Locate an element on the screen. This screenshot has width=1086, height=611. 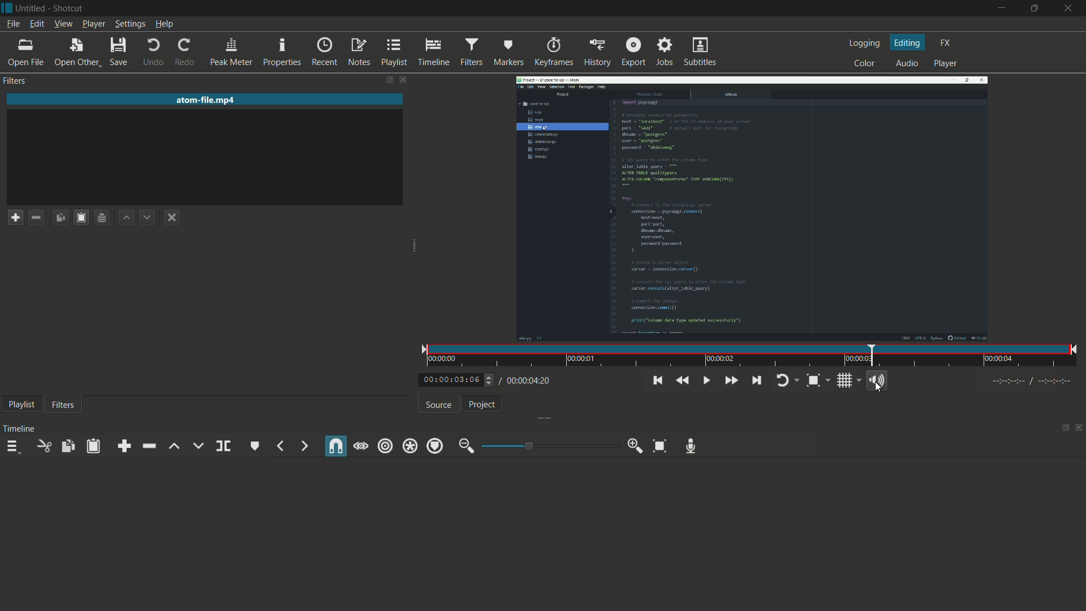
zoom out is located at coordinates (463, 446).